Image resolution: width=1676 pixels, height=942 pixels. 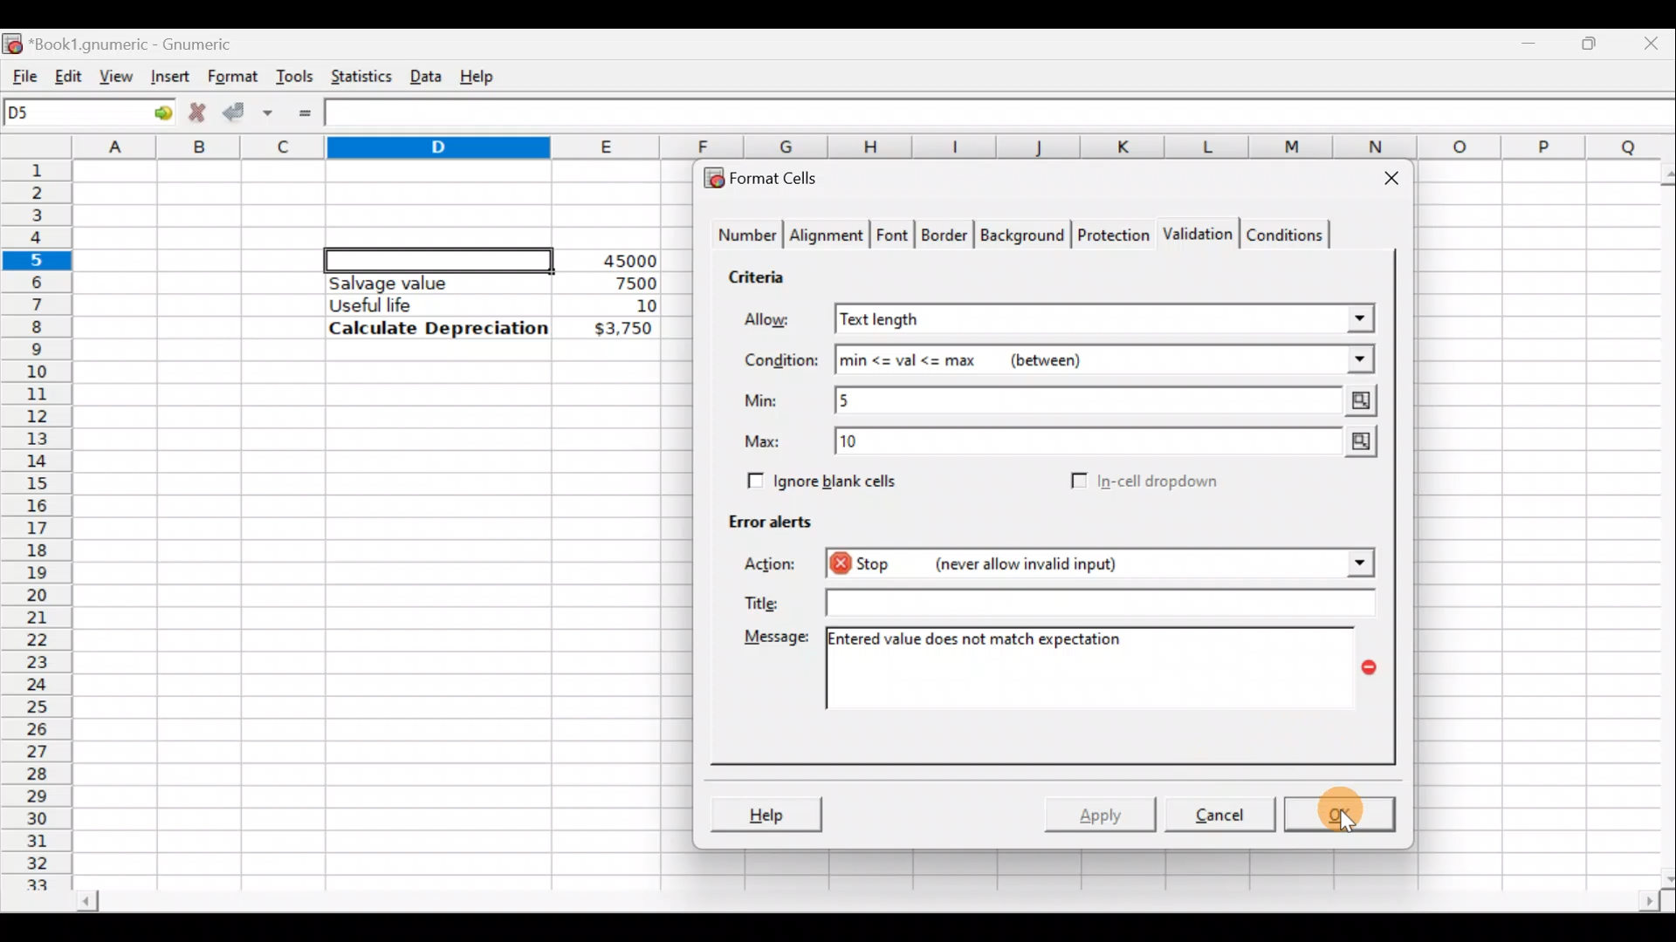 What do you see at coordinates (439, 257) in the screenshot?
I see `Selected cell` at bounding box center [439, 257].